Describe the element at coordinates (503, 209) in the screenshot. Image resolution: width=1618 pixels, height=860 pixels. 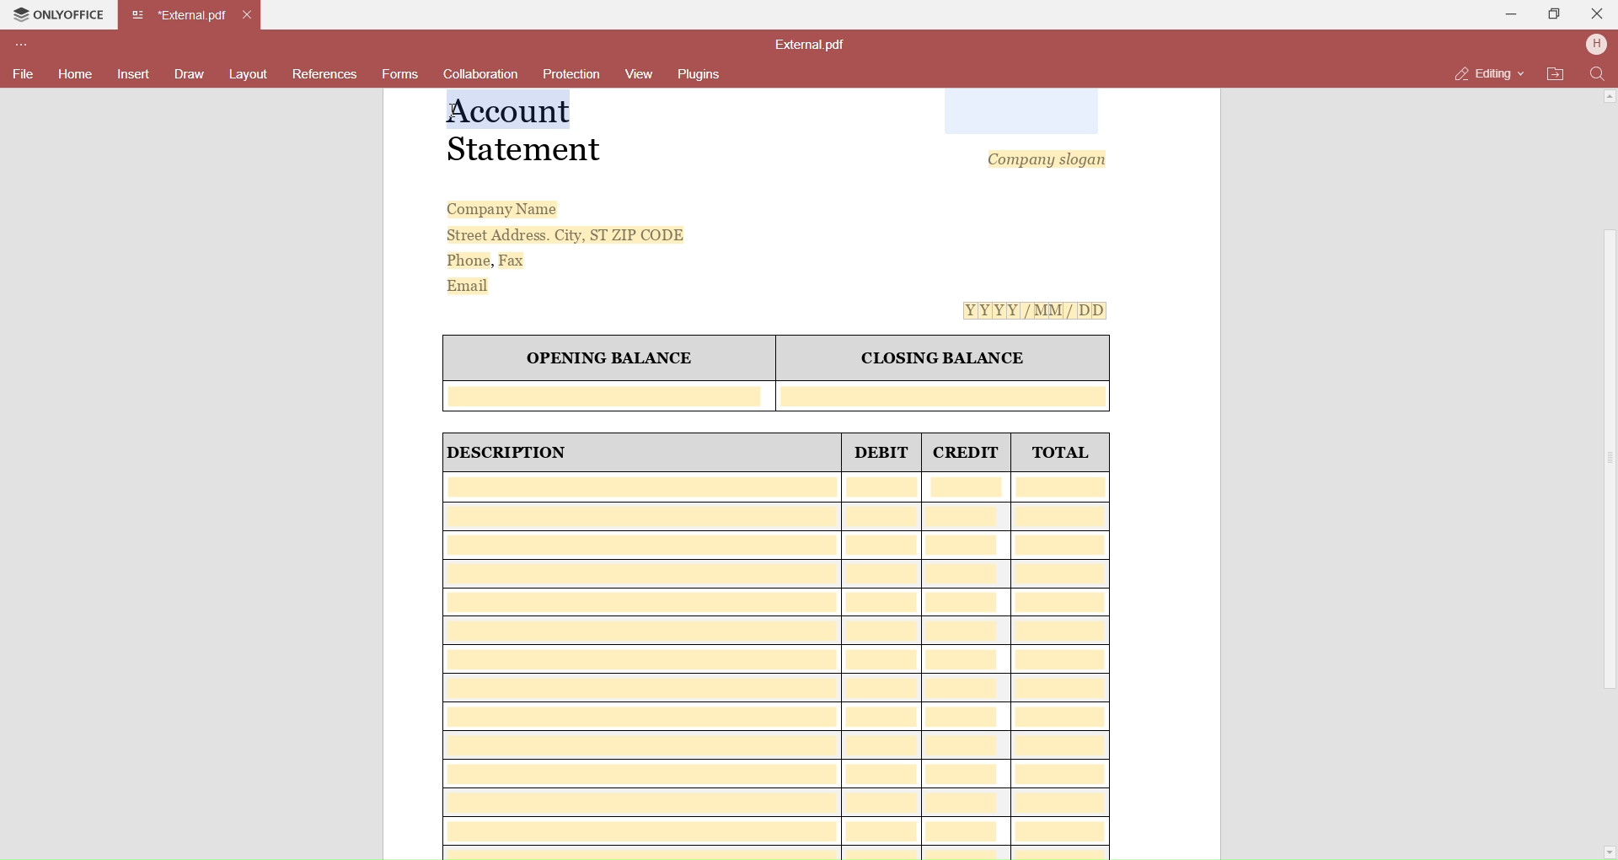
I see `Company Name` at that location.